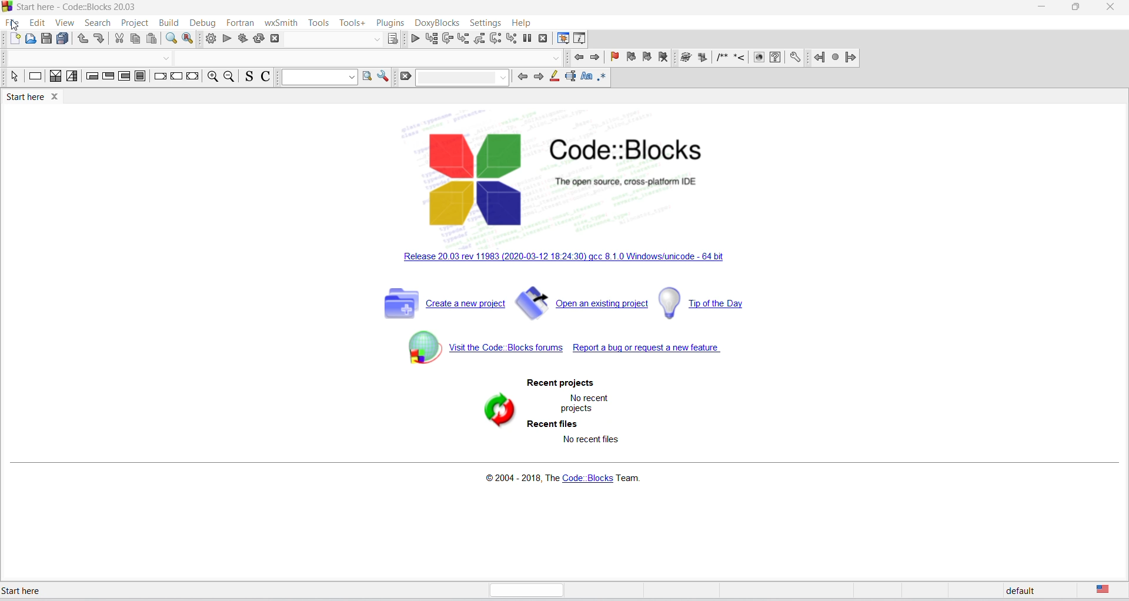 Image resolution: width=1129 pixels, height=601 pixels. I want to click on run to cursot, so click(430, 39).